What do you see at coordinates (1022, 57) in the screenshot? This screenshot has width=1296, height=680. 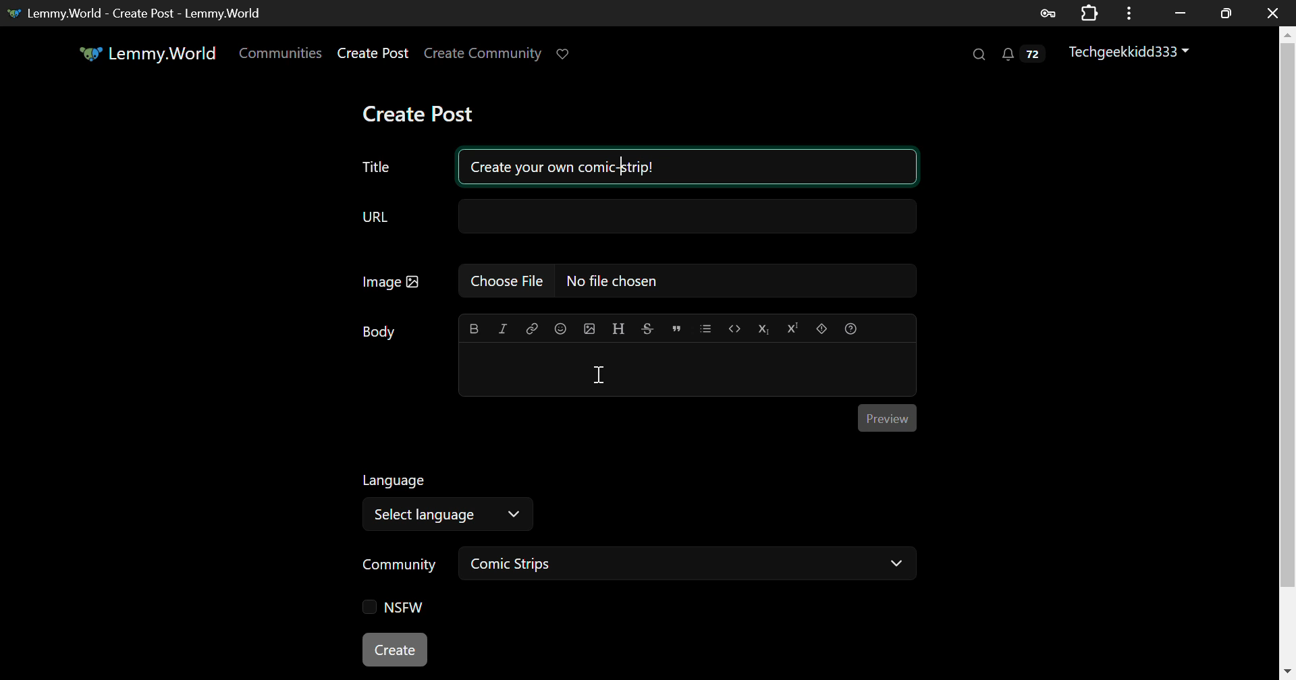 I see `Notifications` at bounding box center [1022, 57].